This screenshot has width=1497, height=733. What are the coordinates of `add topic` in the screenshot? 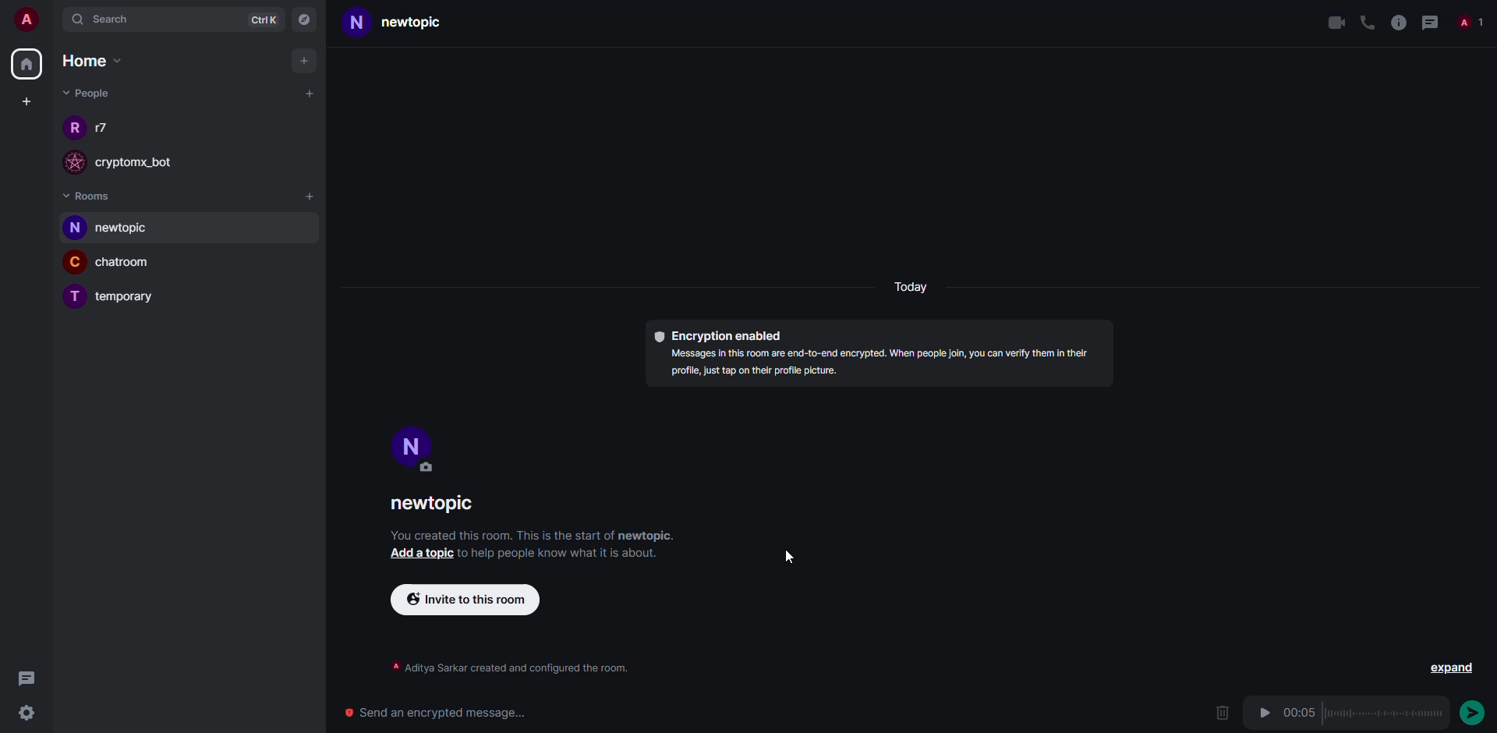 It's located at (422, 554).